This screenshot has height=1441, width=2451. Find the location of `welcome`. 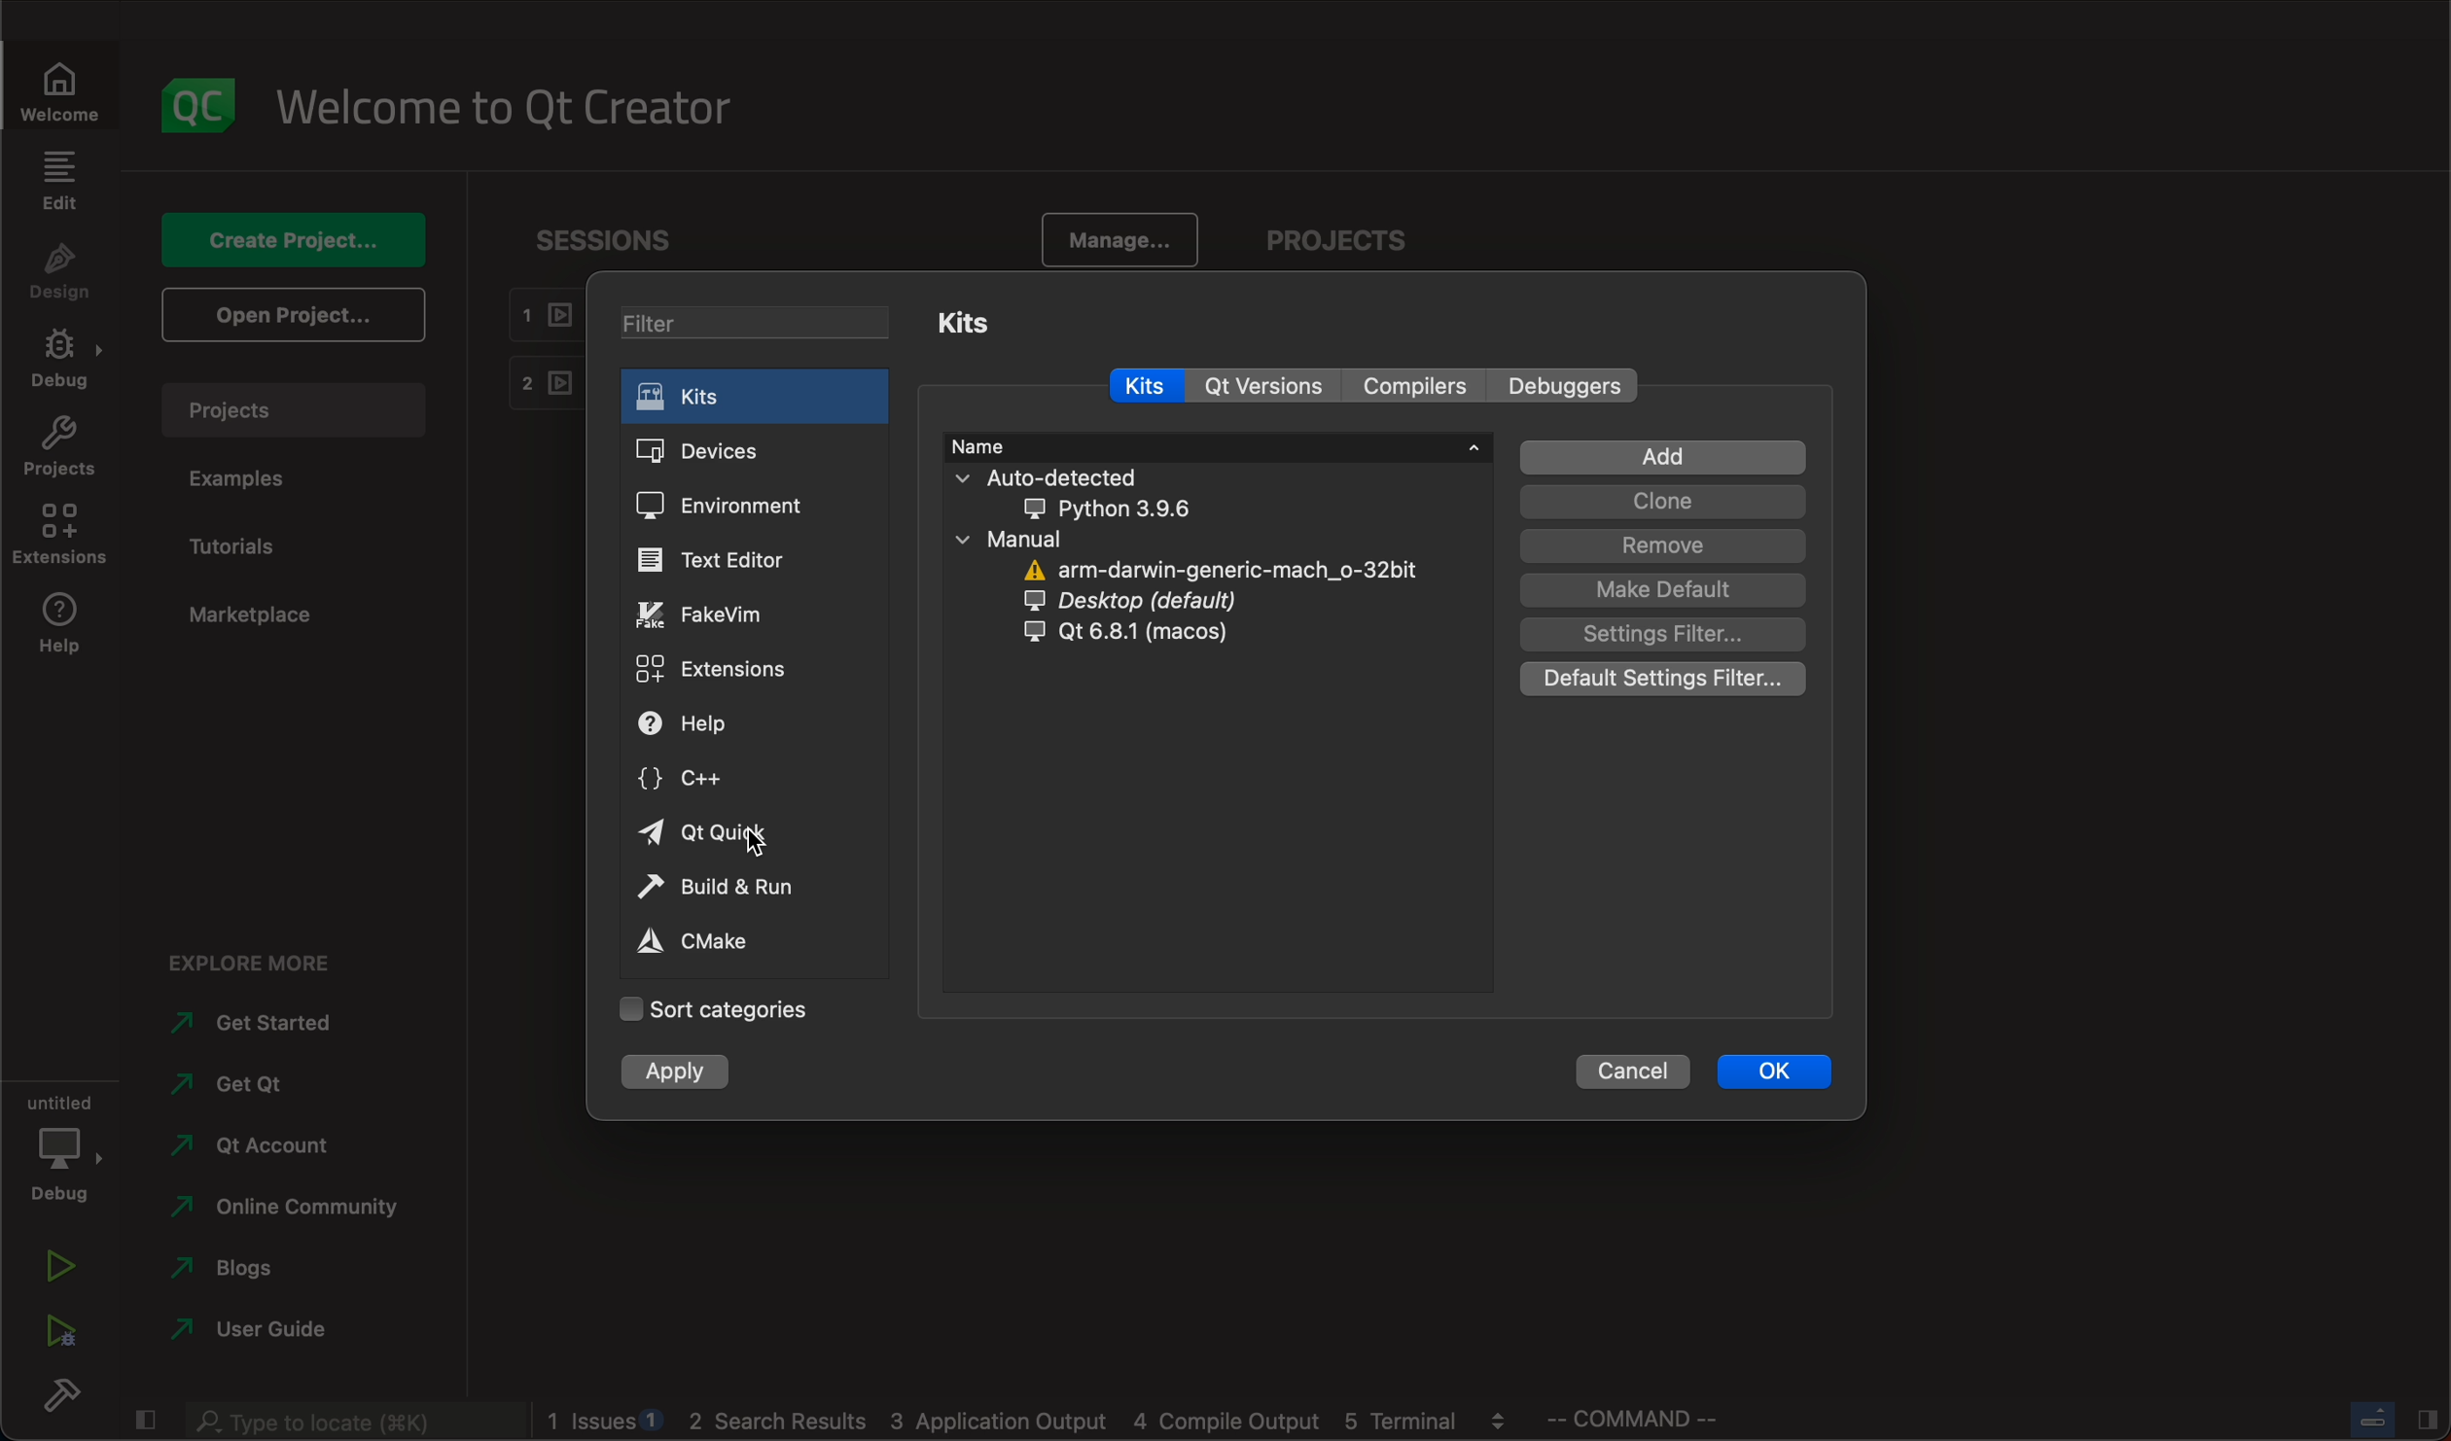

welcome is located at coordinates (510, 108).